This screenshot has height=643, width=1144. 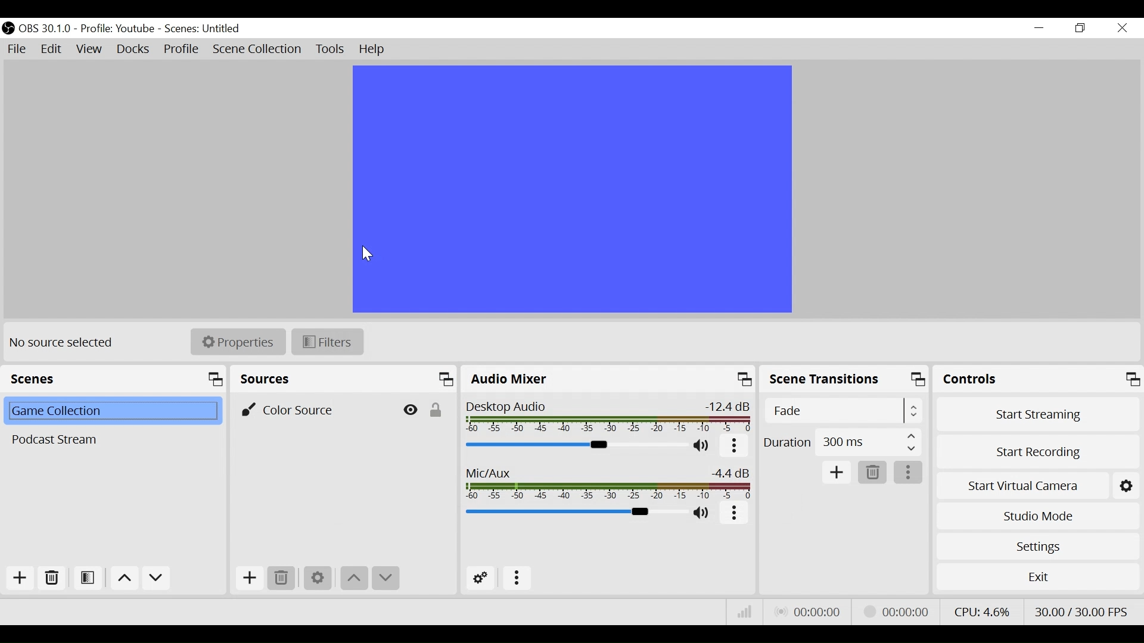 I want to click on more options, so click(x=734, y=513).